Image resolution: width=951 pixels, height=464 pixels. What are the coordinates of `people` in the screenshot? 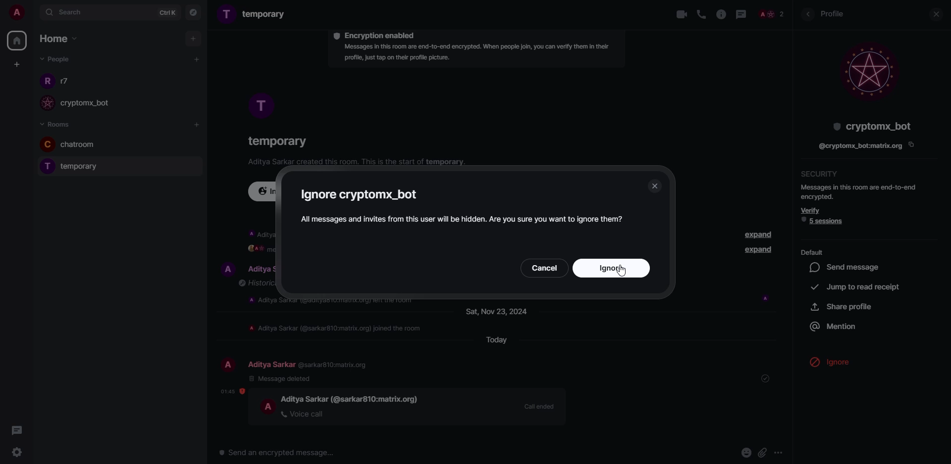 It's located at (772, 14).